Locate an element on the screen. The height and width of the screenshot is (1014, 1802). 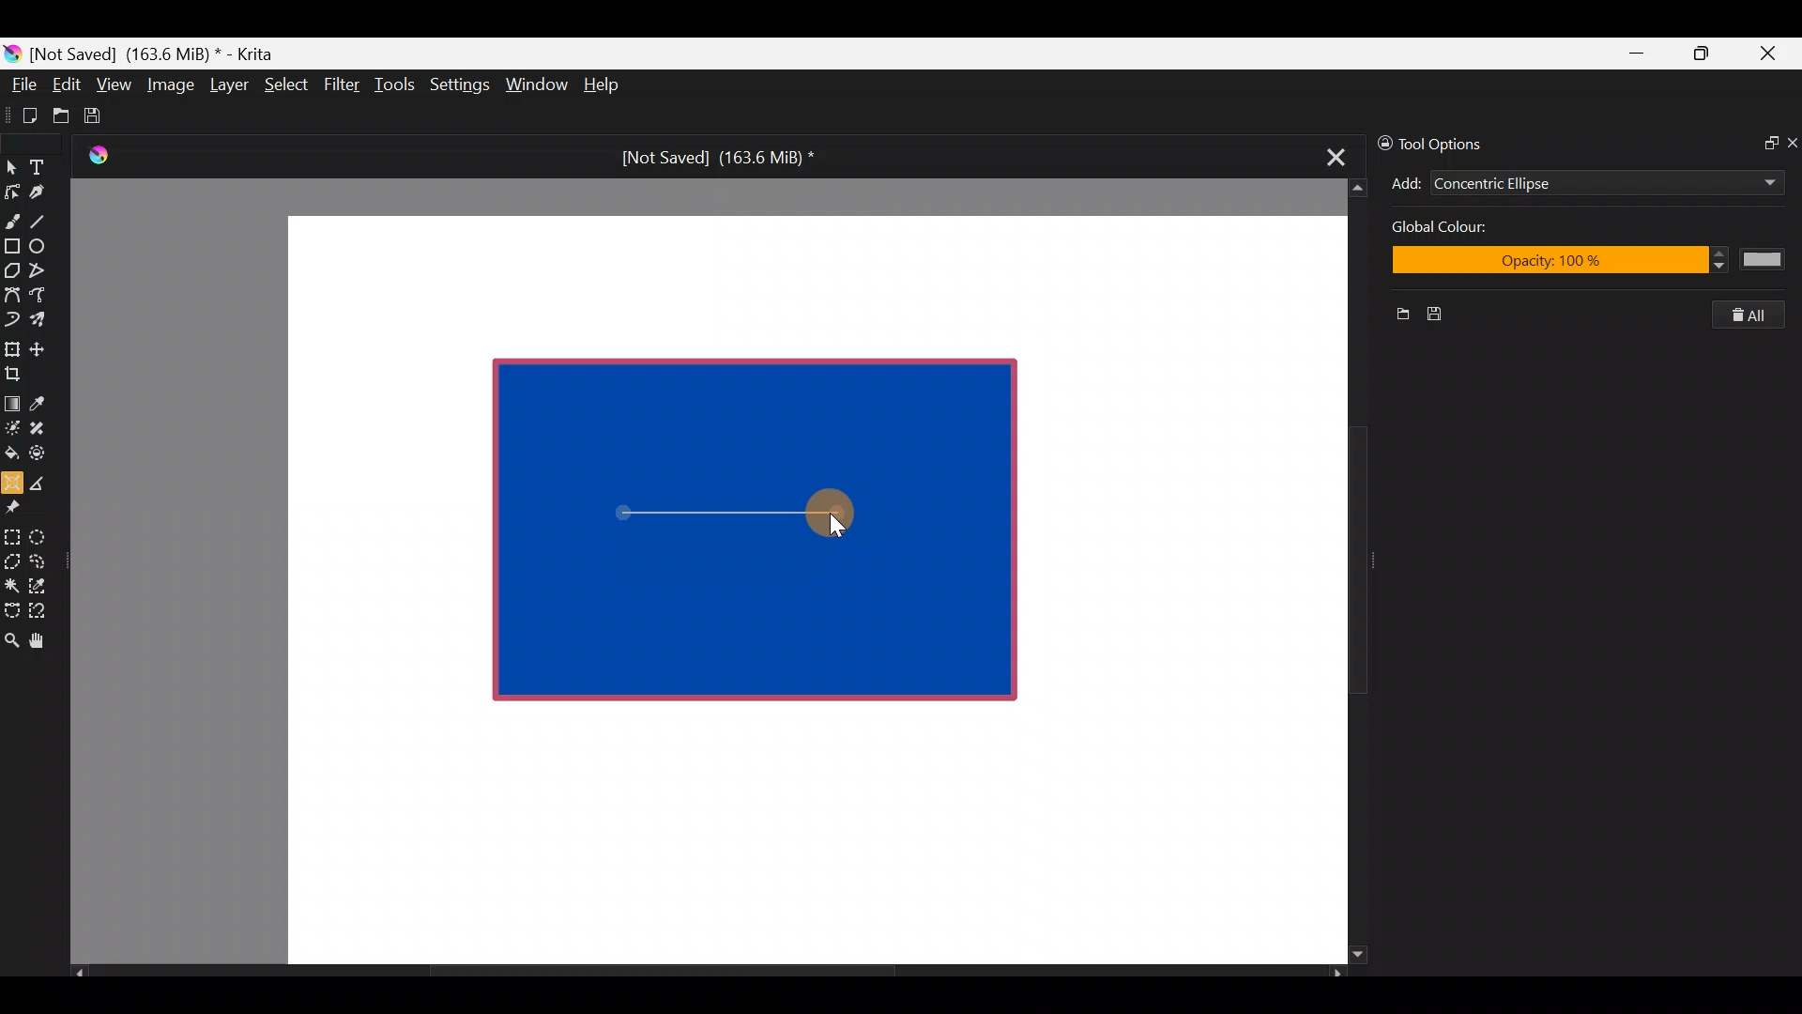
Image is located at coordinates (170, 84).